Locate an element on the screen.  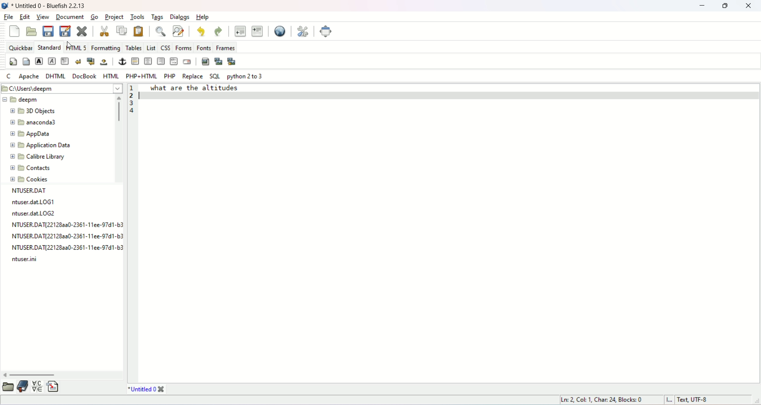
location is located at coordinates (61, 89).